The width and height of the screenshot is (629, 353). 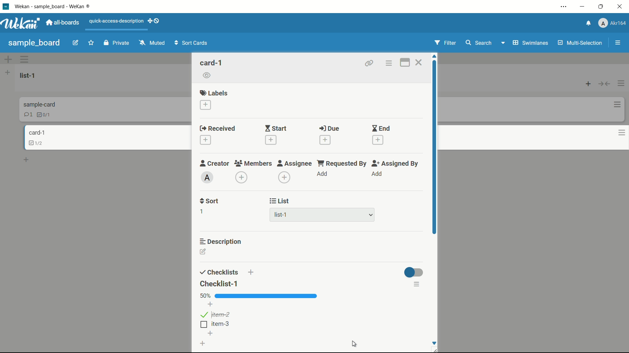 I want to click on dropdown, so click(x=371, y=214).